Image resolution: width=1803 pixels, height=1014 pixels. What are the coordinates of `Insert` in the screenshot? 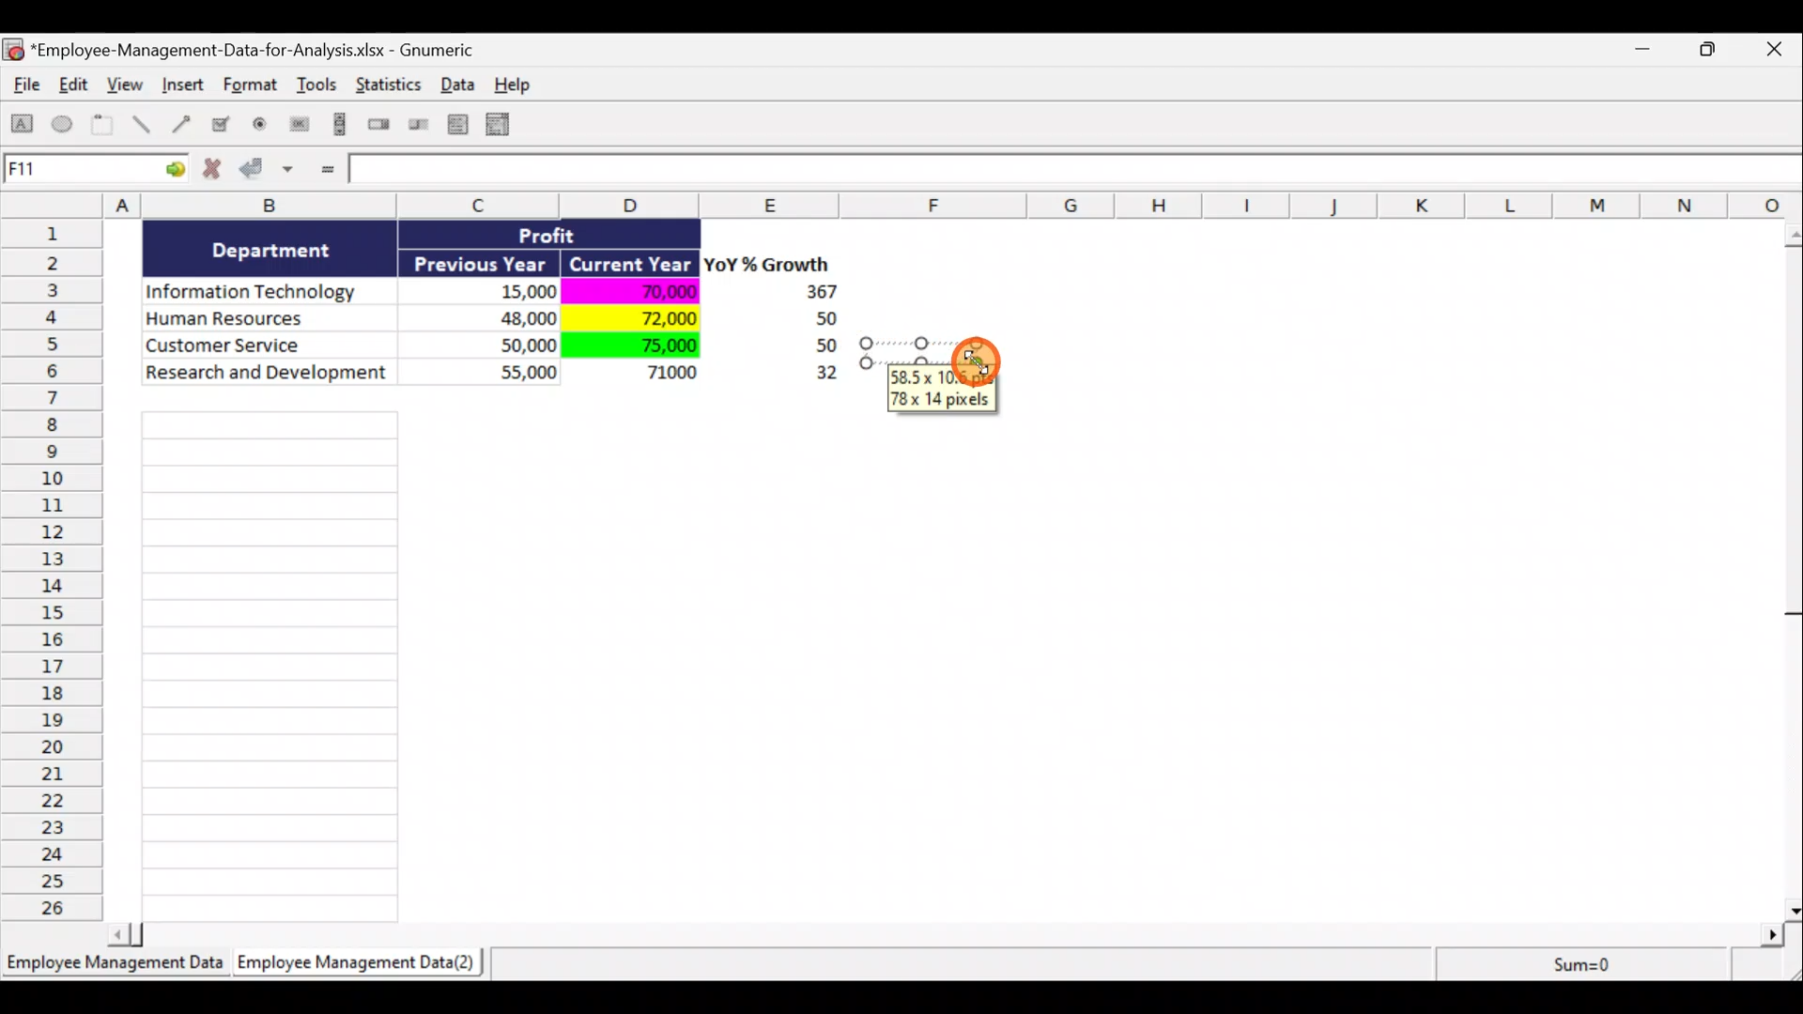 It's located at (182, 87).